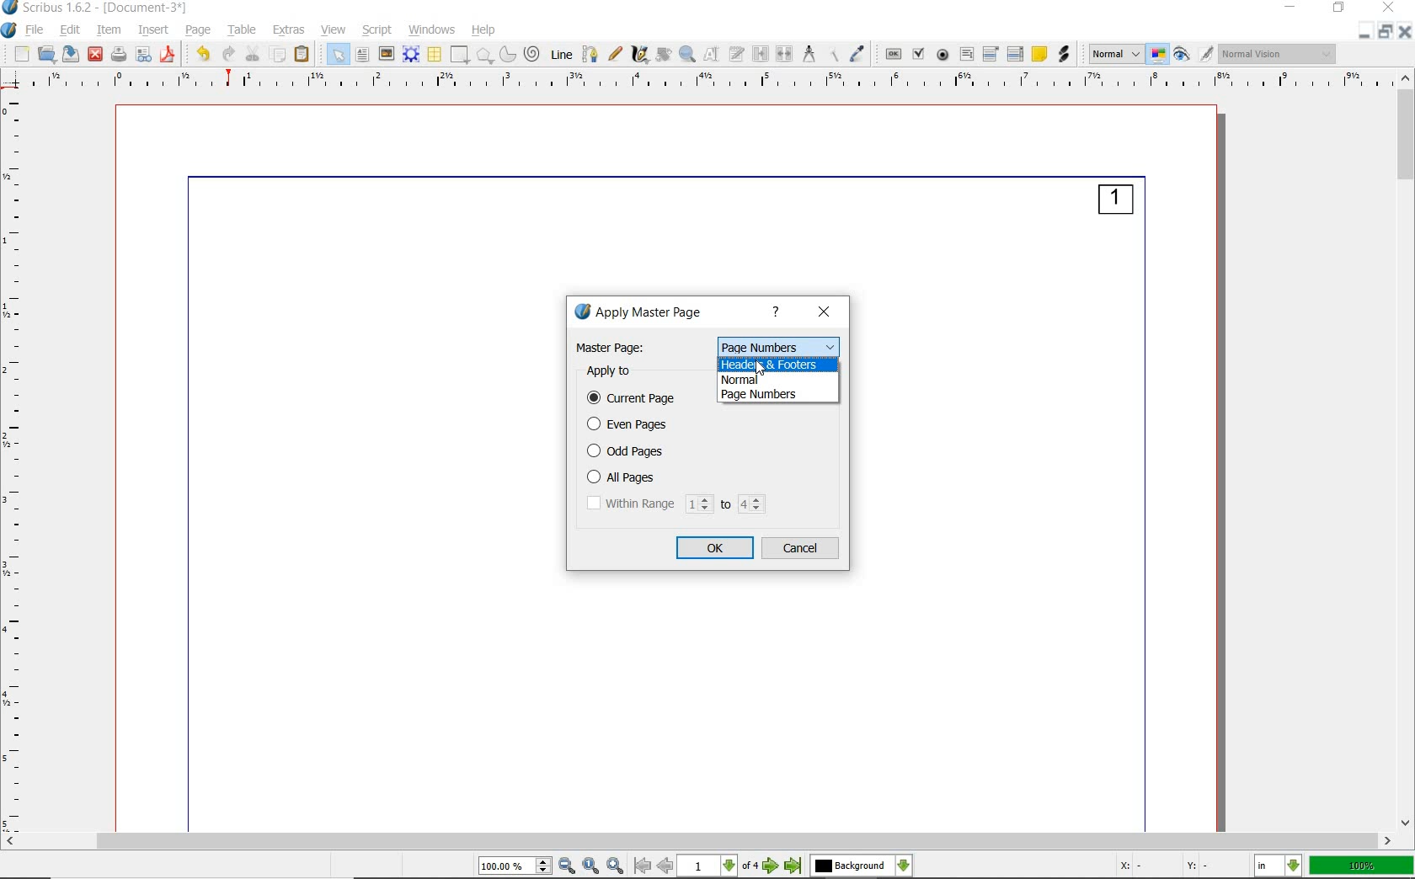 The image size is (1415, 879). I want to click on go to first page, so click(643, 866).